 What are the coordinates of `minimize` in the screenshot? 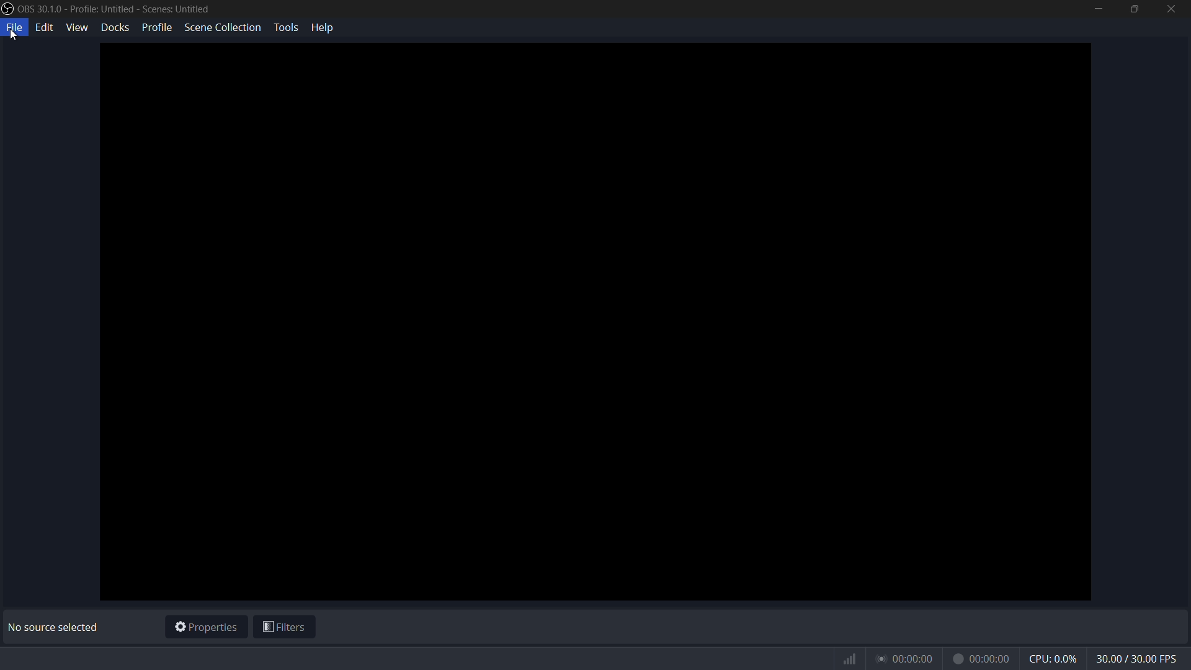 It's located at (1098, 9).